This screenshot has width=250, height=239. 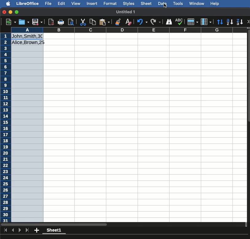 I want to click on Paste, so click(x=105, y=22).